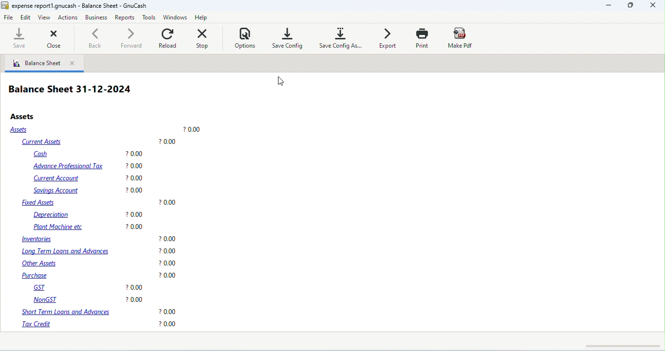 The width and height of the screenshot is (665, 351). Describe the element at coordinates (45, 17) in the screenshot. I see `view` at that location.